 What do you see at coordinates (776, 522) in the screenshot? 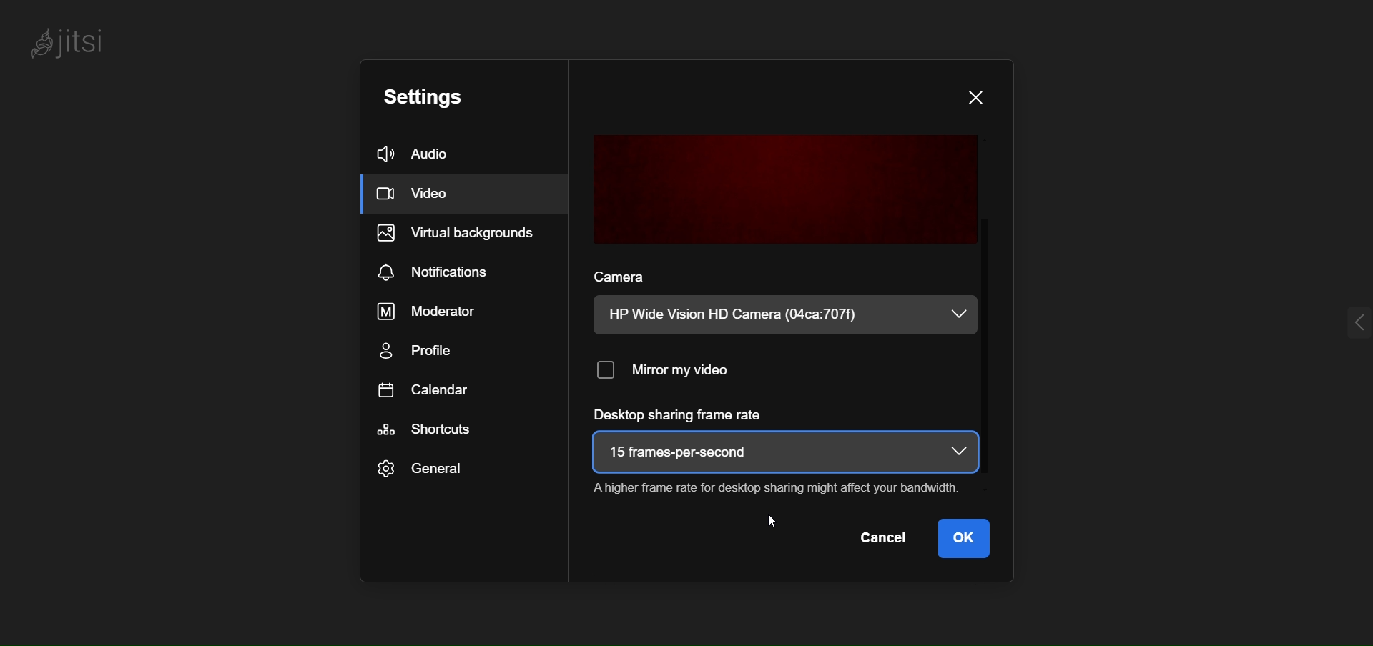
I see `cursor` at bounding box center [776, 522].